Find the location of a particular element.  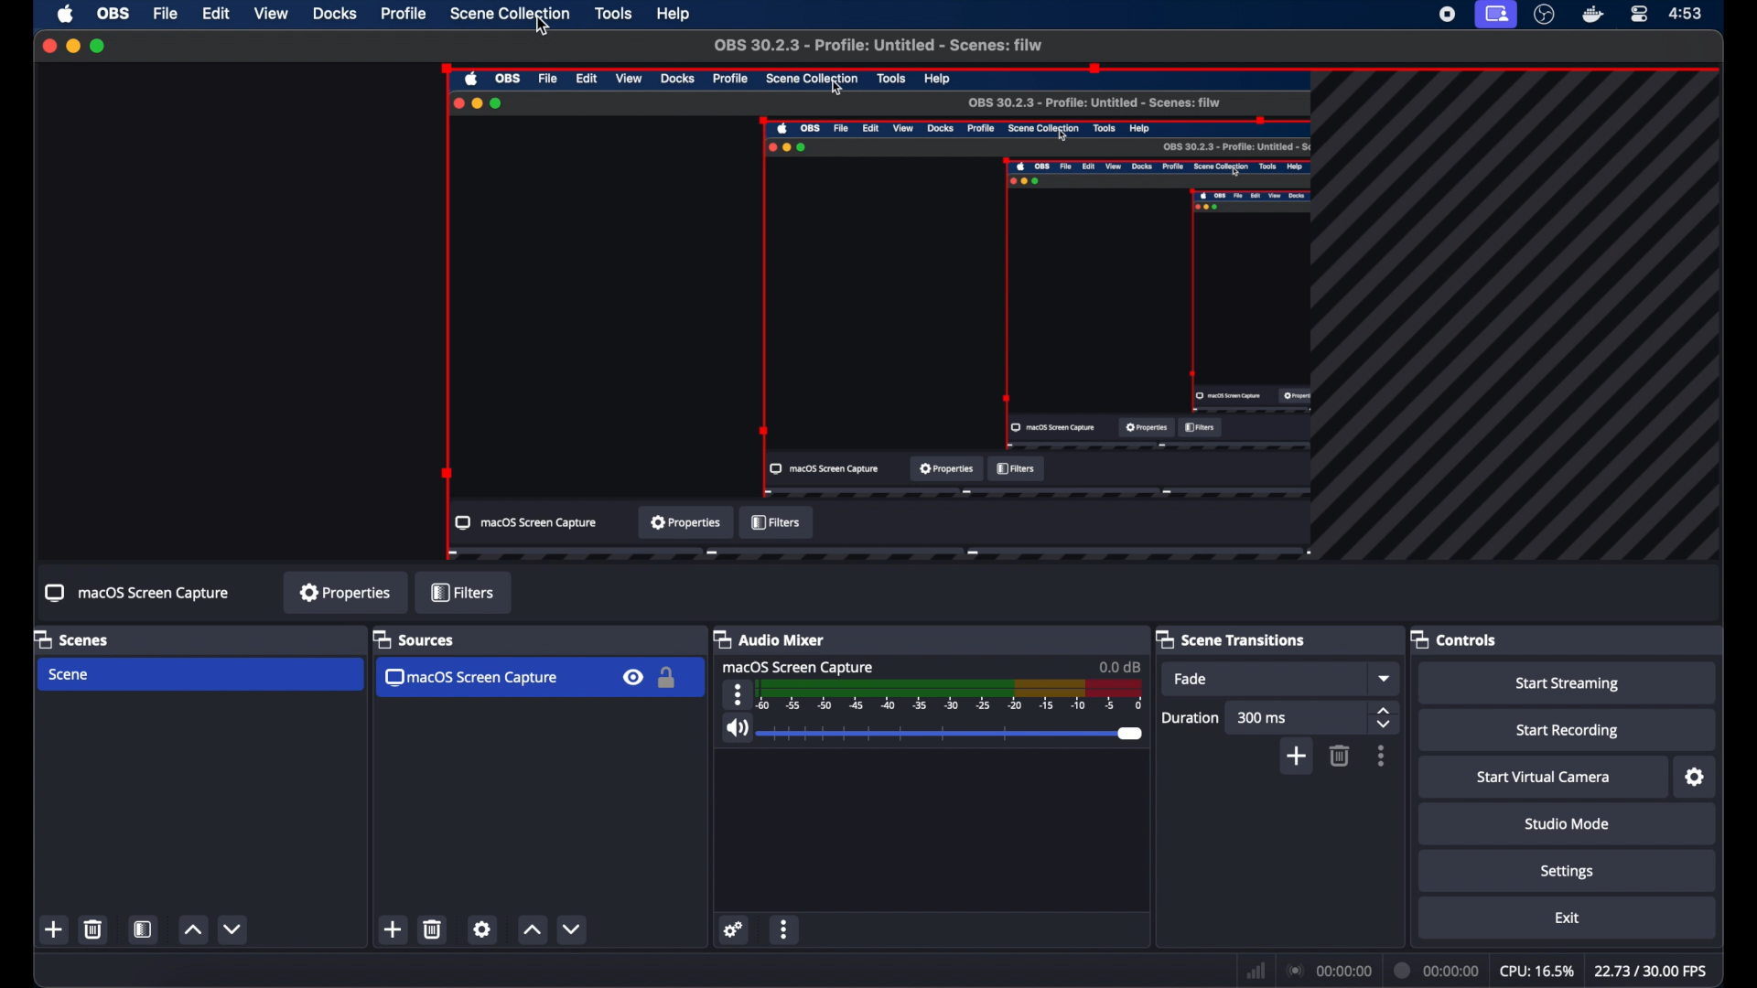

settings is located at coordinates (732, 930).